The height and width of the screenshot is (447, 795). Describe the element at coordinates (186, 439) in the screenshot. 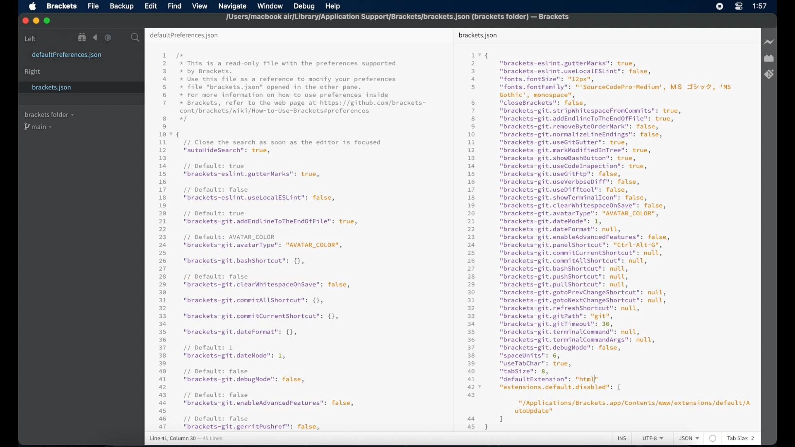

I see `line 41, column 30 - 45 lines` at that location.